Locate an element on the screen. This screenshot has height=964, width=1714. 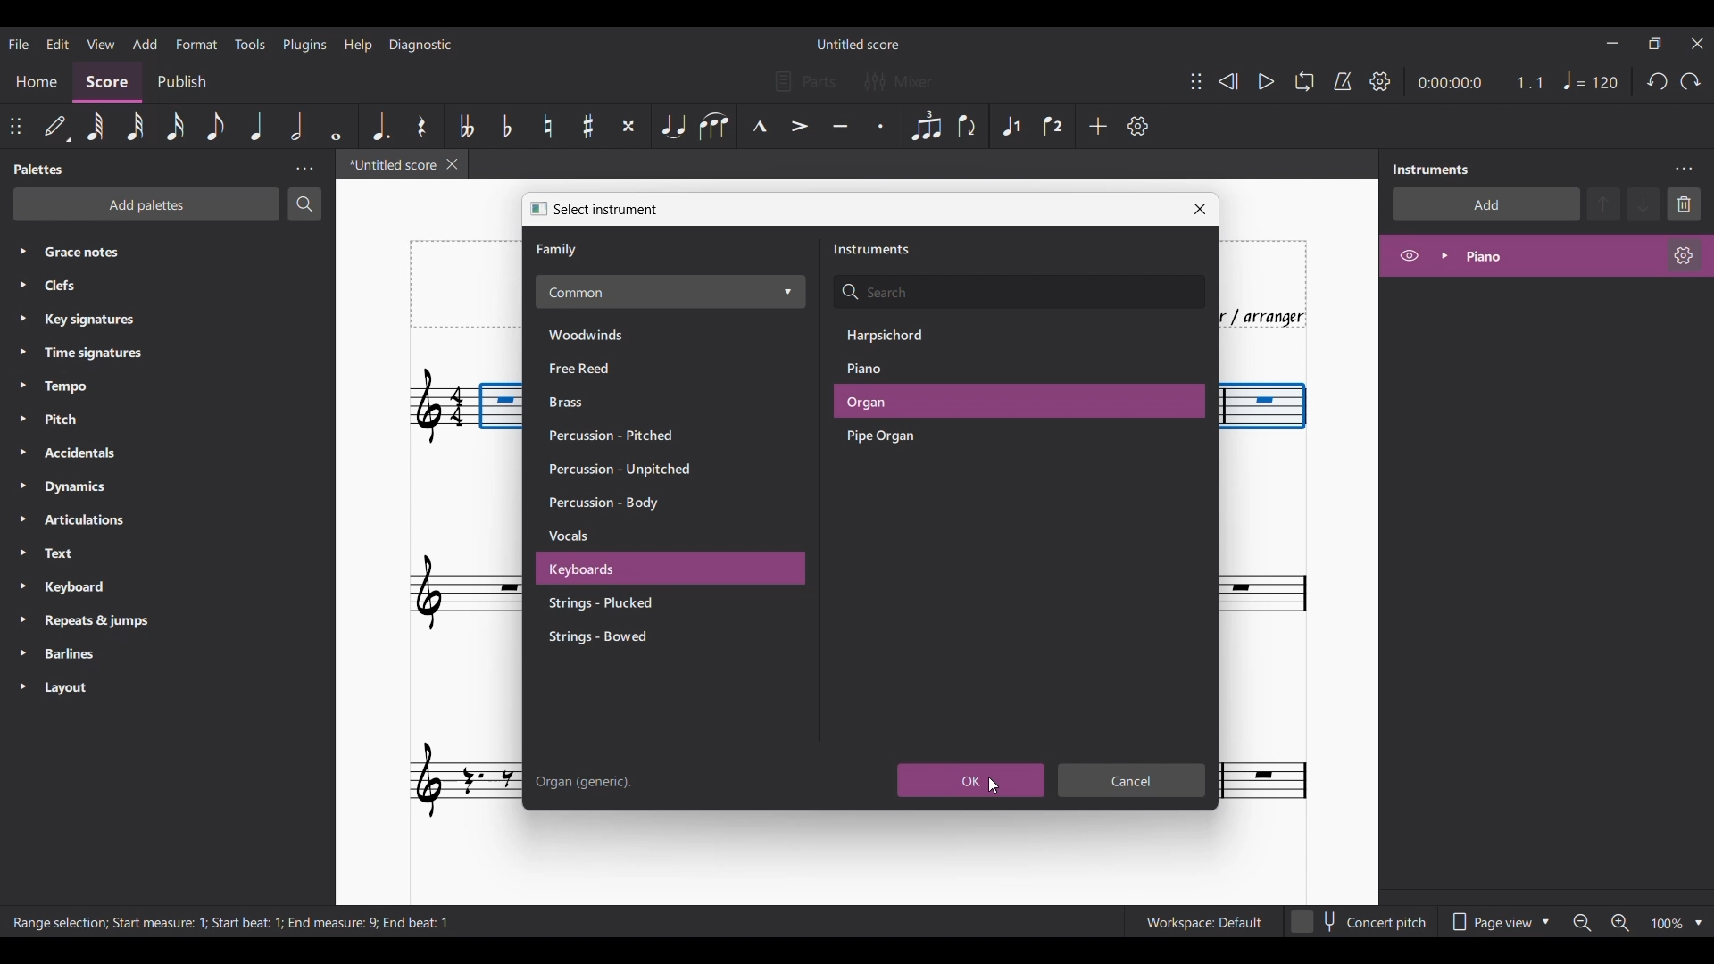
Flip direction is located at coordinates (967, 126).